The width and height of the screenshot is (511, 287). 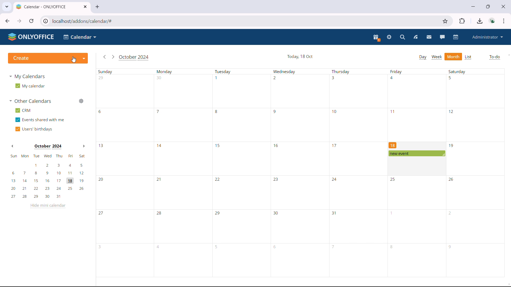 What do you see at coordinates (48, 147) in the screenshot?
I see `October 2024` at bounding box center [48, 147].